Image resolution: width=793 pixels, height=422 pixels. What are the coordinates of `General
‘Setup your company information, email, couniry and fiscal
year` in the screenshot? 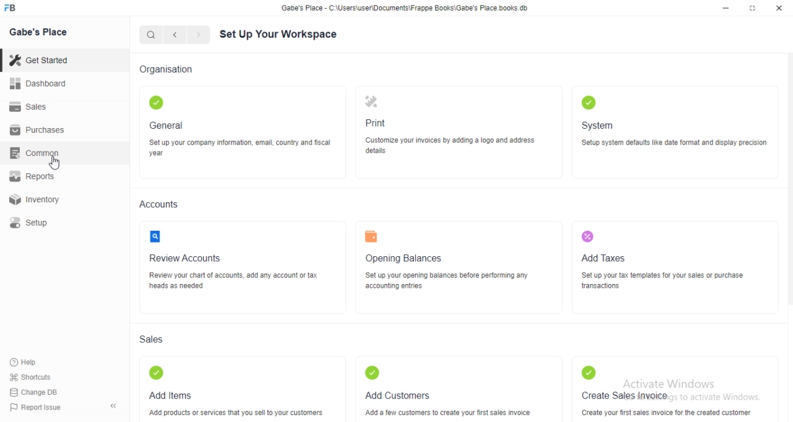 It's located at (240, 126).